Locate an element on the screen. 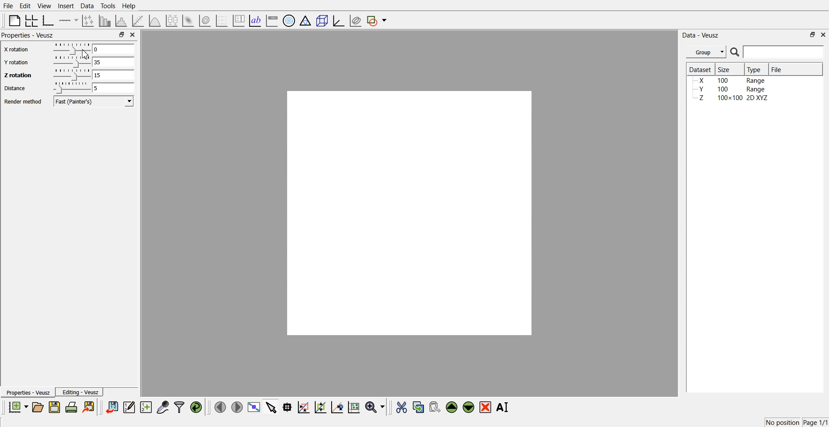 The width and height of the screenshot is (829, 427). Print the document is located at coordinates (71, 407).